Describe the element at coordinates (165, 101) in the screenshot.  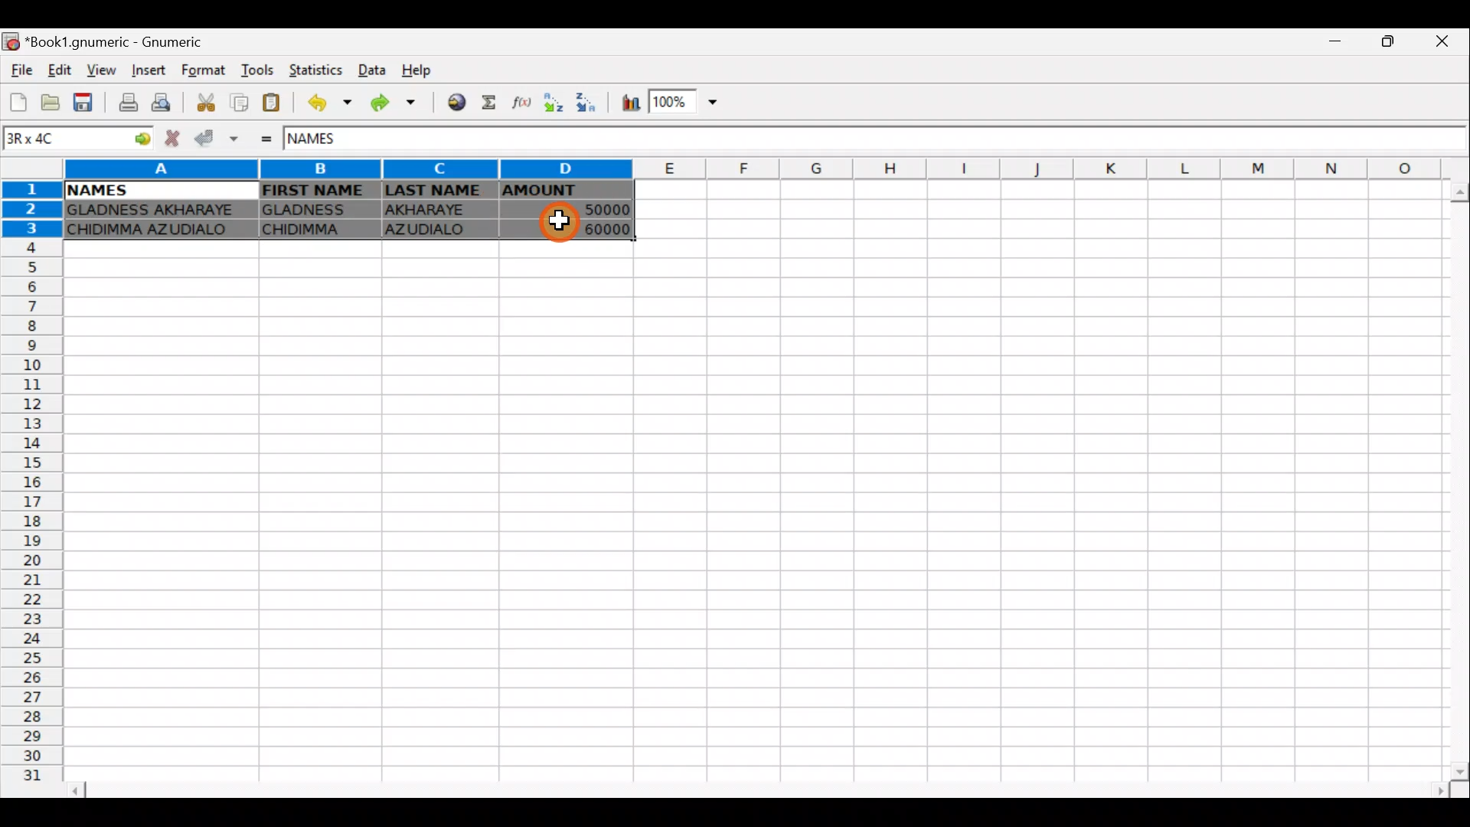
I see `Print preview` at that location.